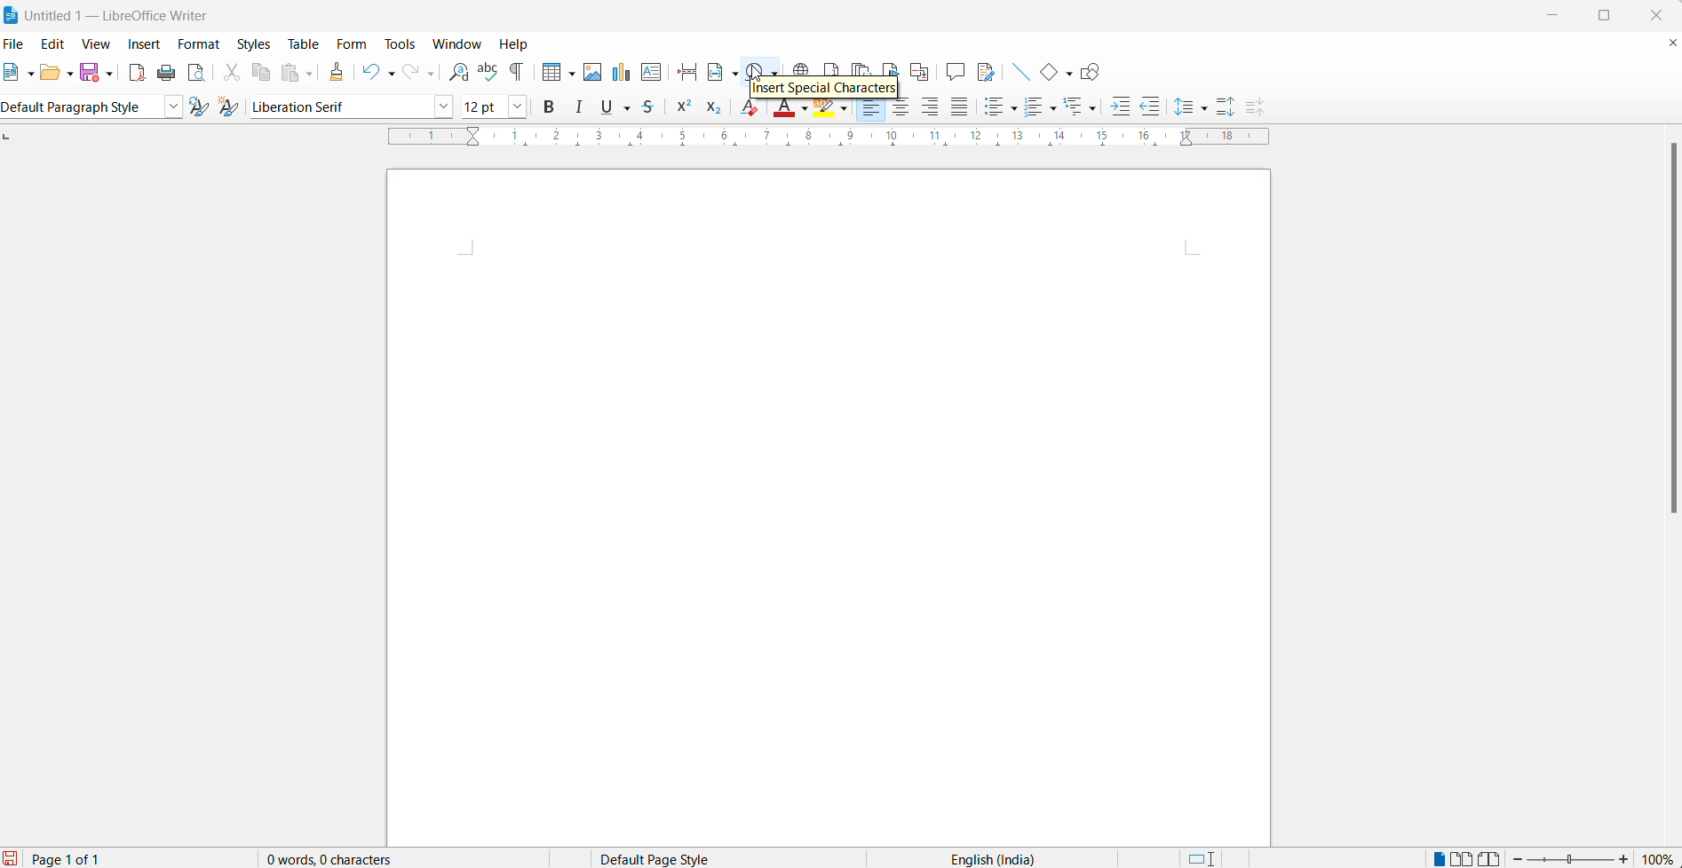  I want to click on page breal, so click(683, 71).